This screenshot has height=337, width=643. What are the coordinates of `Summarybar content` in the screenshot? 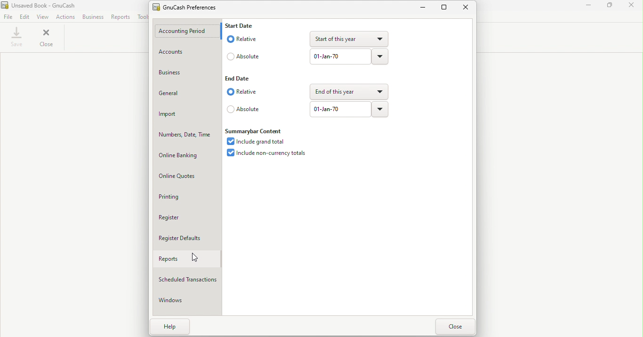 It's located at (255, 131).